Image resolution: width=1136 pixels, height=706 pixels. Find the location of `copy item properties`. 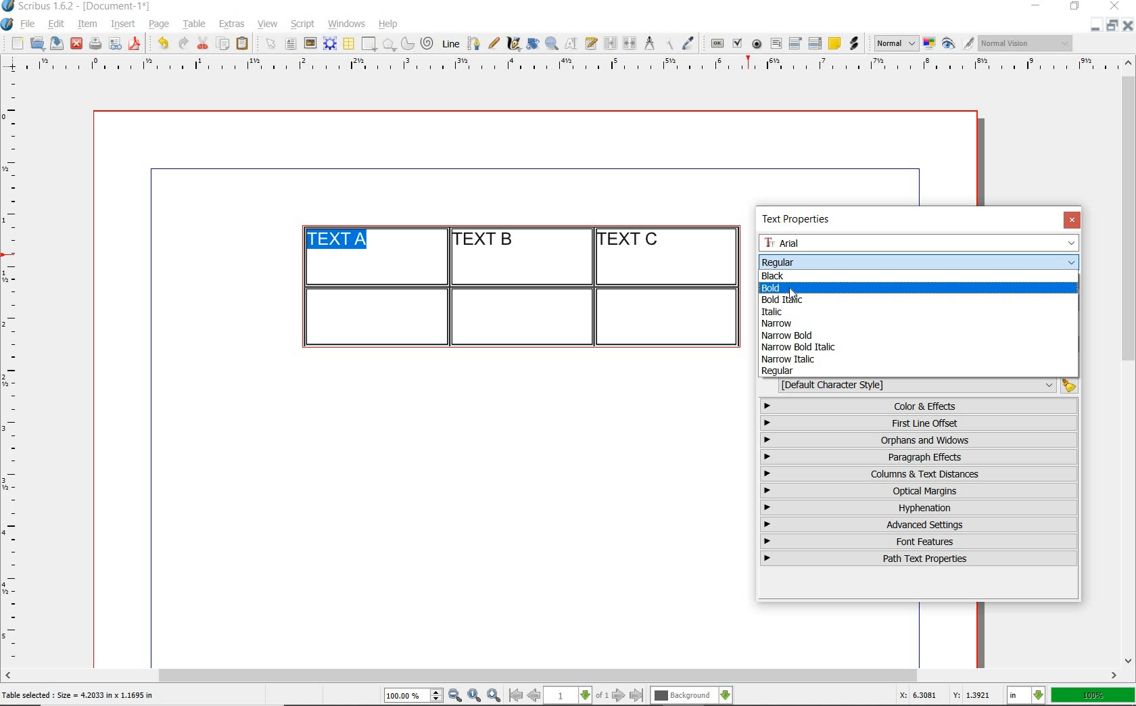

copy item properties is located at coordinates (668, 43).